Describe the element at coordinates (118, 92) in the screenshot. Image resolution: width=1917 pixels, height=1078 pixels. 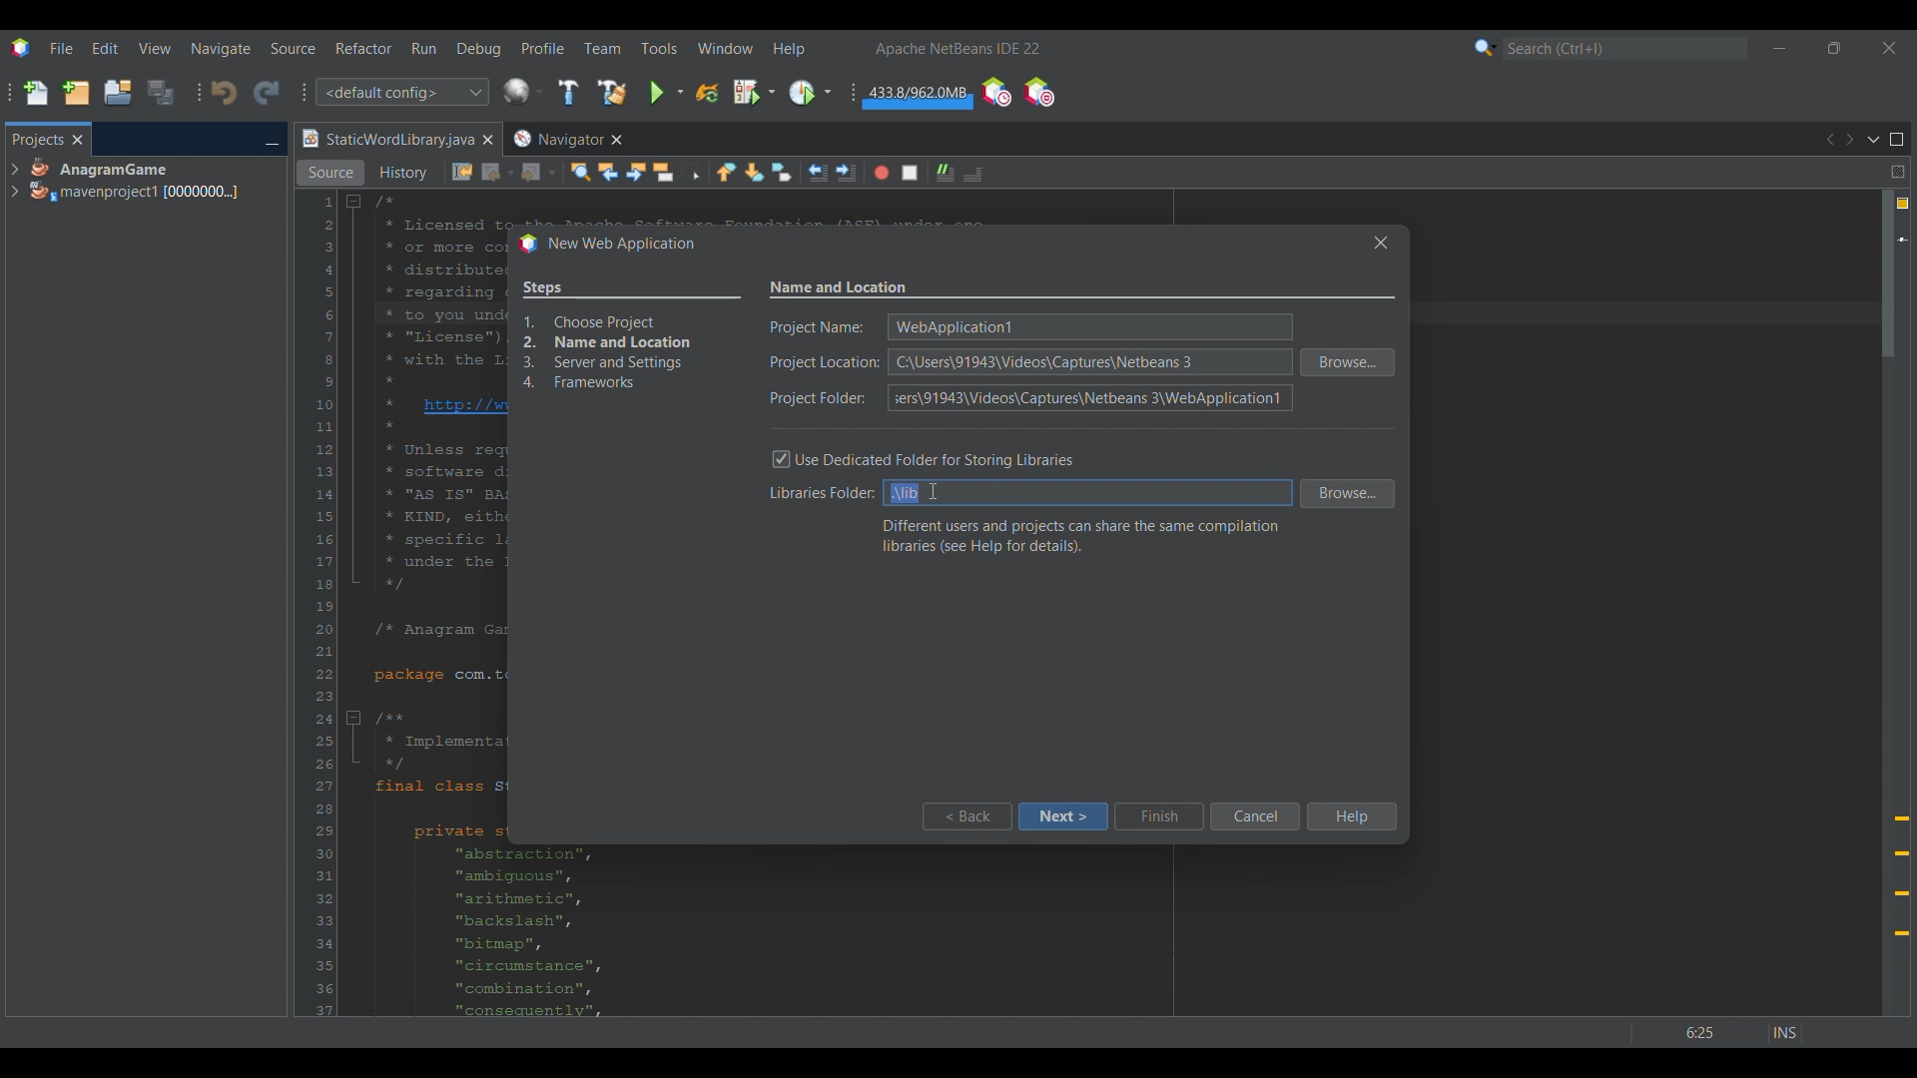
I see `Open project` at that location.